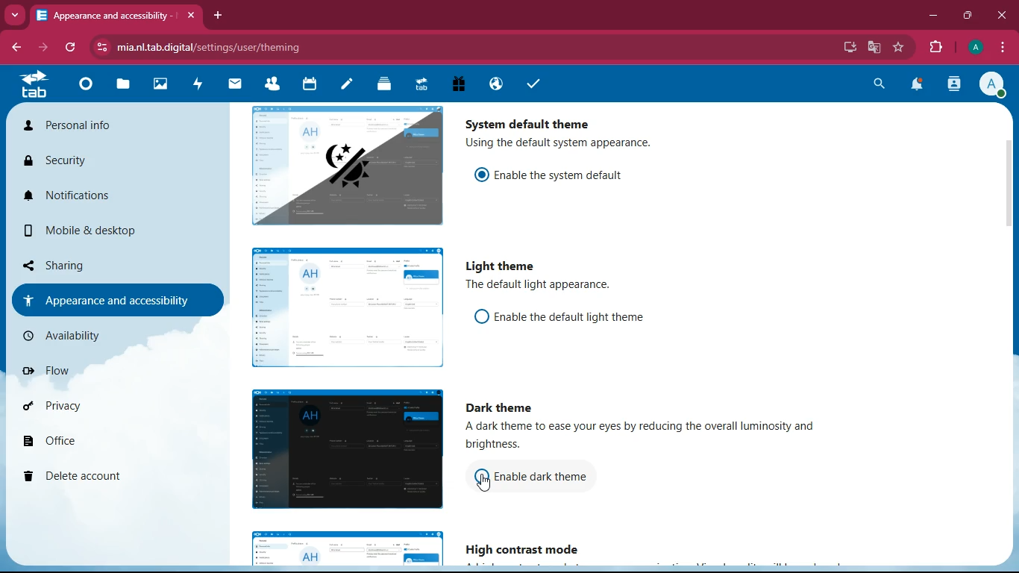 This screenshot has height=573, width=1019. I want to click on gift, so click(458, 84).